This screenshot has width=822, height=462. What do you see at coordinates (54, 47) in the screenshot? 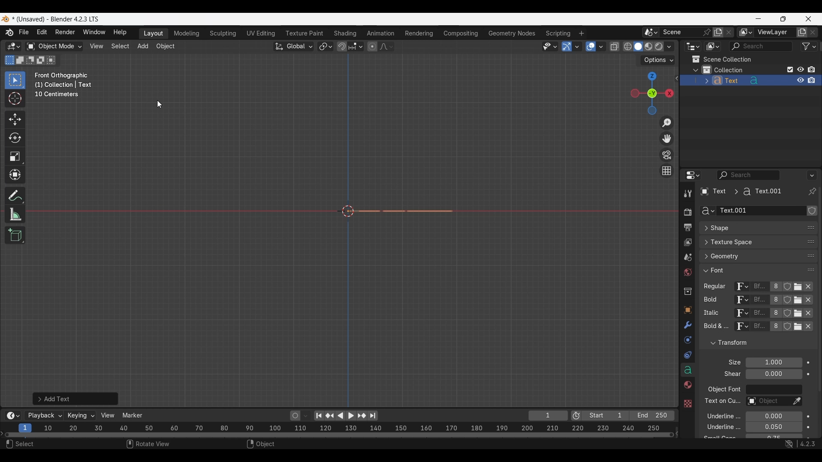
I see `Sets the object interaction mode` at bounding box center [54, 47].